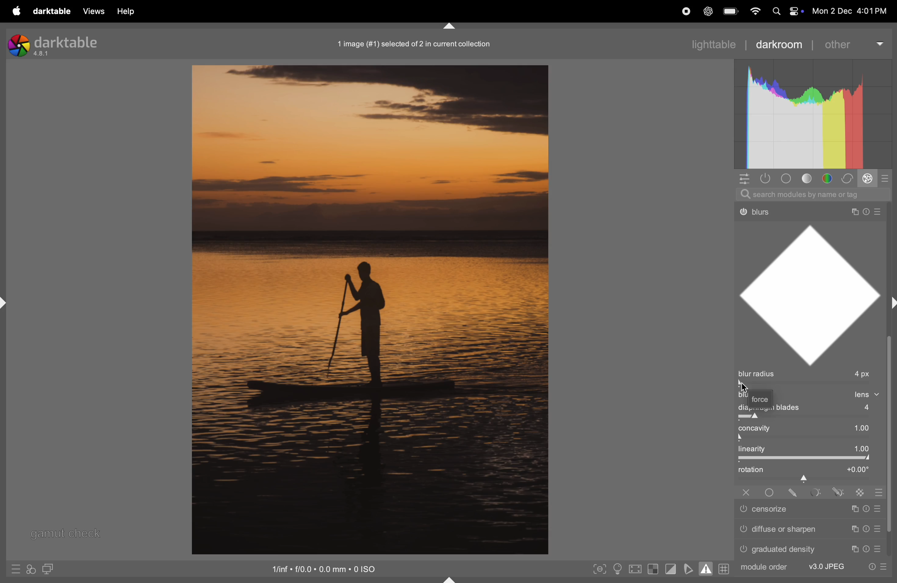 This screenshot has width=897, height=583. I want to click on , so click(861, 492).